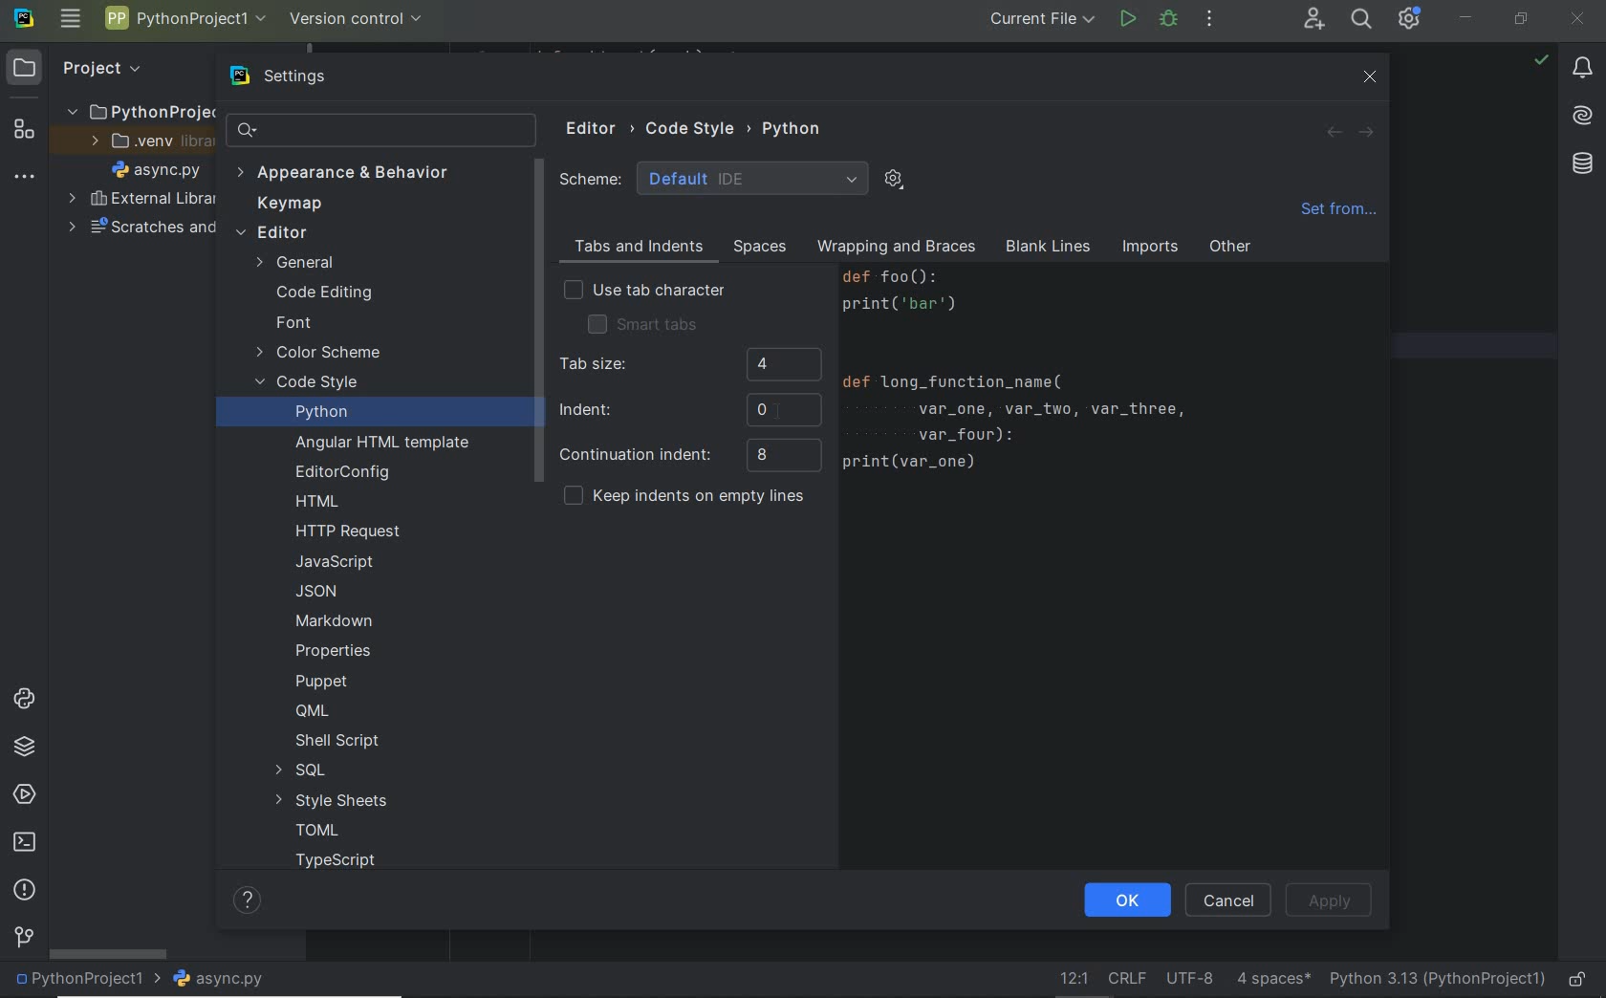  Describe the element at coordinates (315, 832) in the screenshot. I see `TOML` at that location.